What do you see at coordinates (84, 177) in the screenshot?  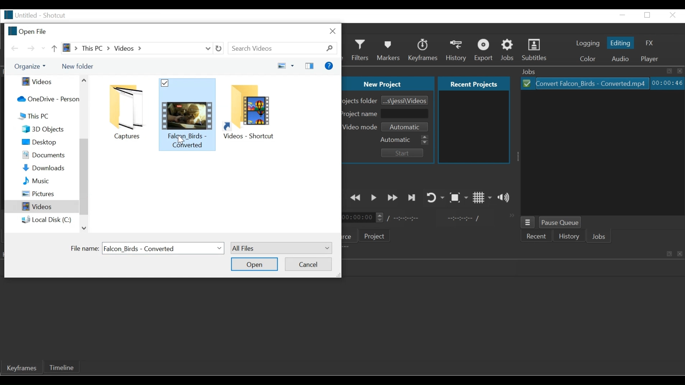 I see `Vertical Scroll bar` at bounding box center [84, 177].